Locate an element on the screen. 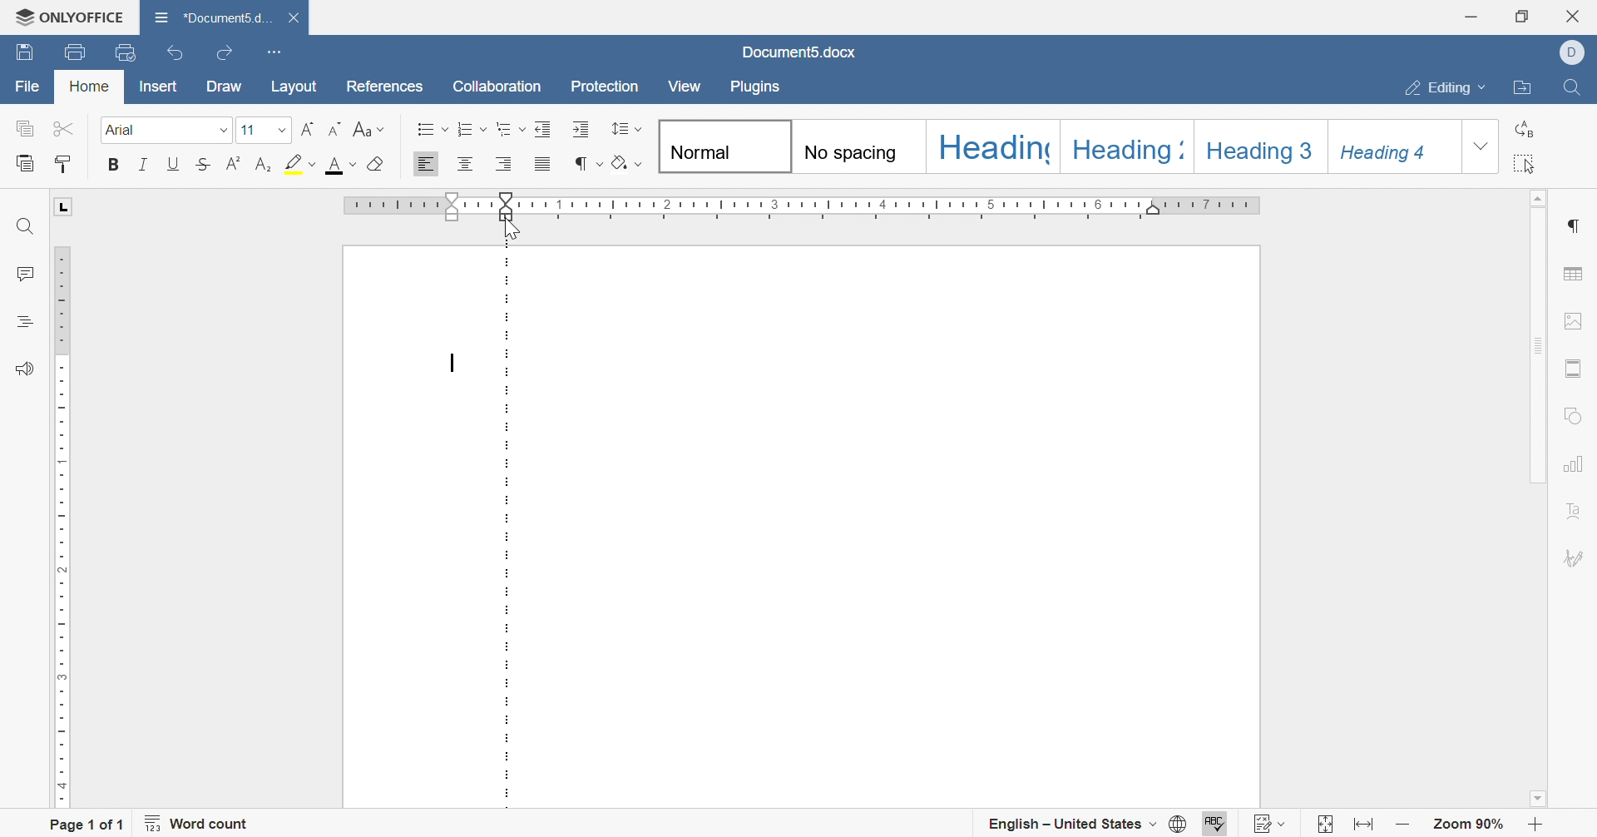 Image resolution: width=1597 pixels, height=837 pixels. Text Input is located at coordinates (455, 364).